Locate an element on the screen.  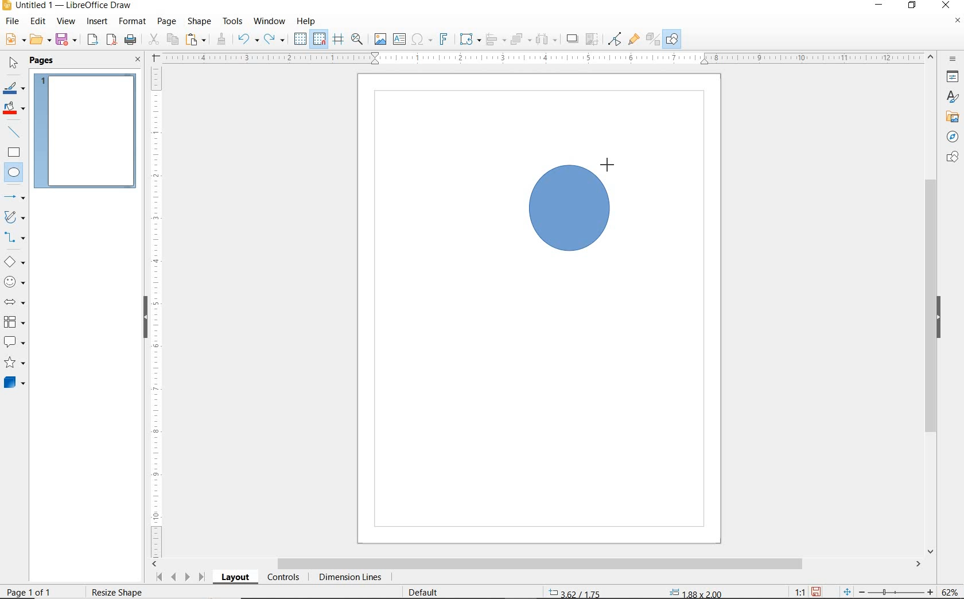
HELP is located at coordinates (306, 21).